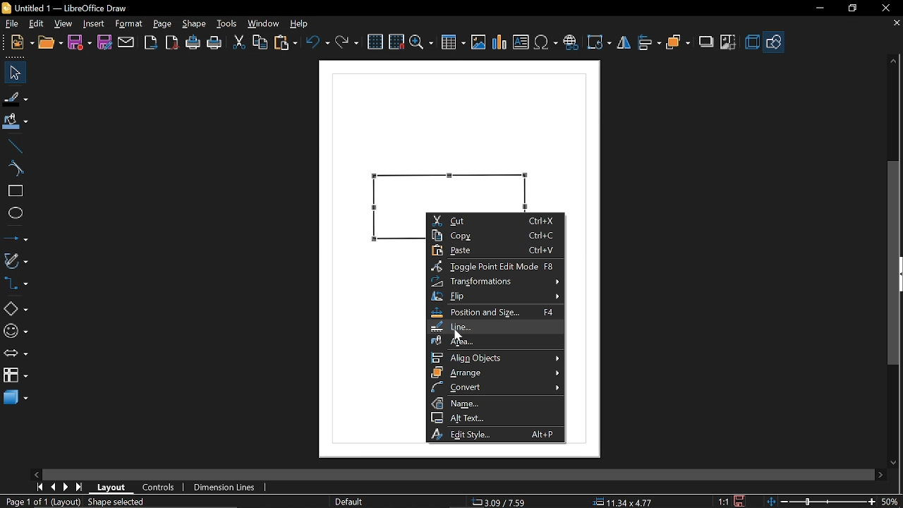  I want to click on change zoom, so click(820, 502).